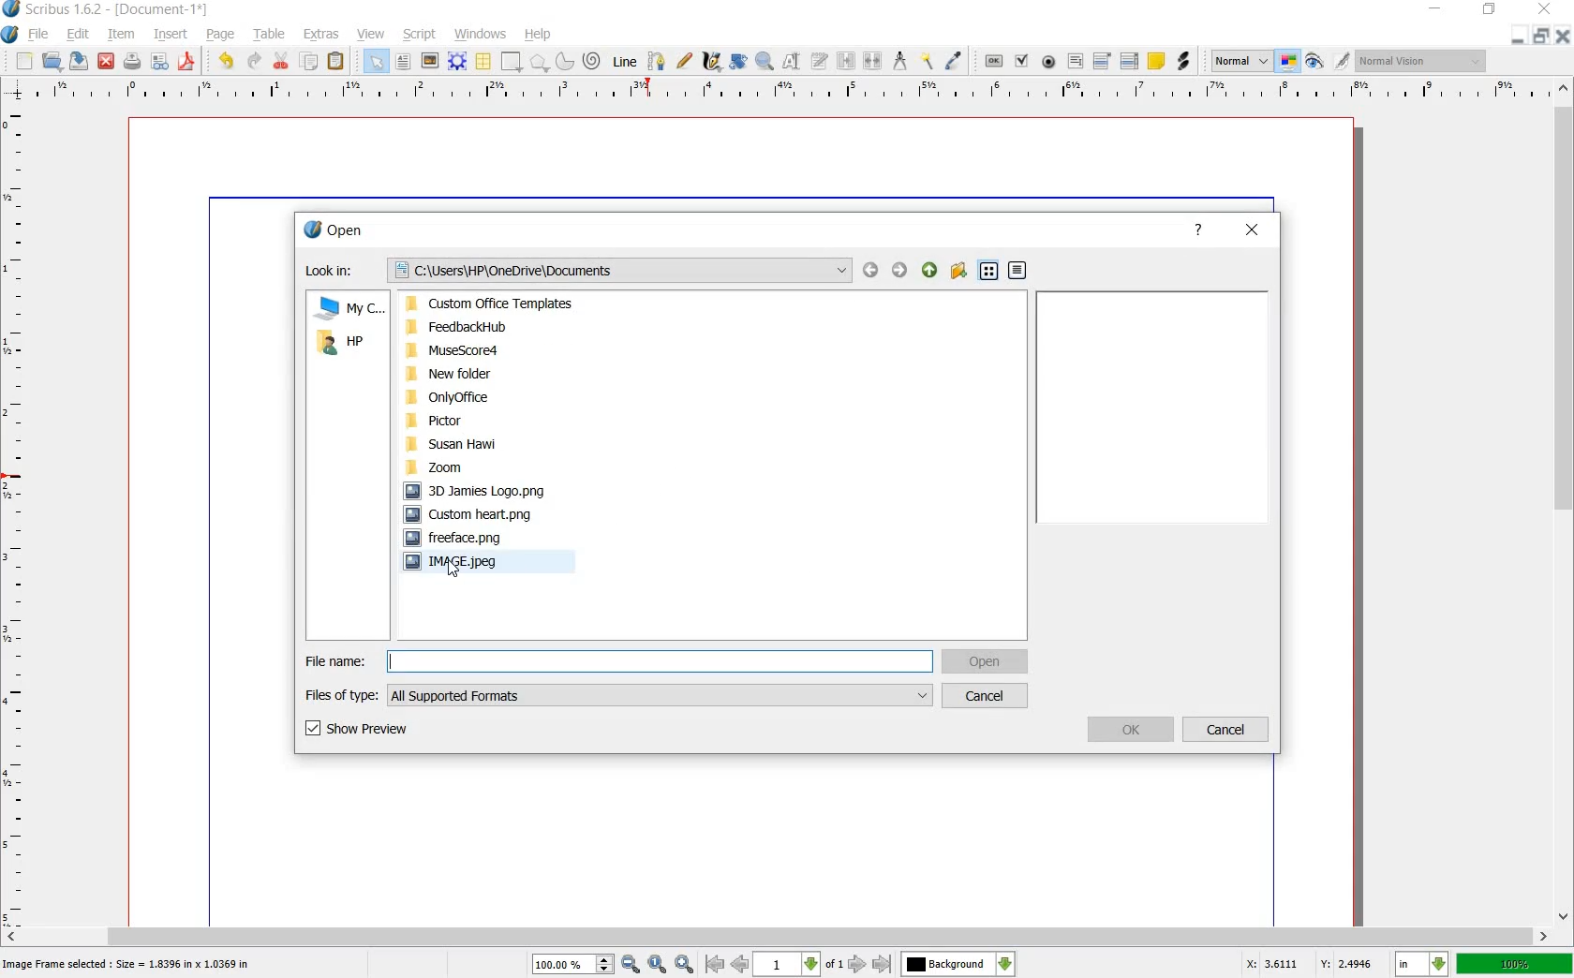 The height and width of the screenshot is (978, 1574). What do you see at coordinates (987, 695) in the screenshot?
I see `CANCEL` at bounding box center [987, 695].